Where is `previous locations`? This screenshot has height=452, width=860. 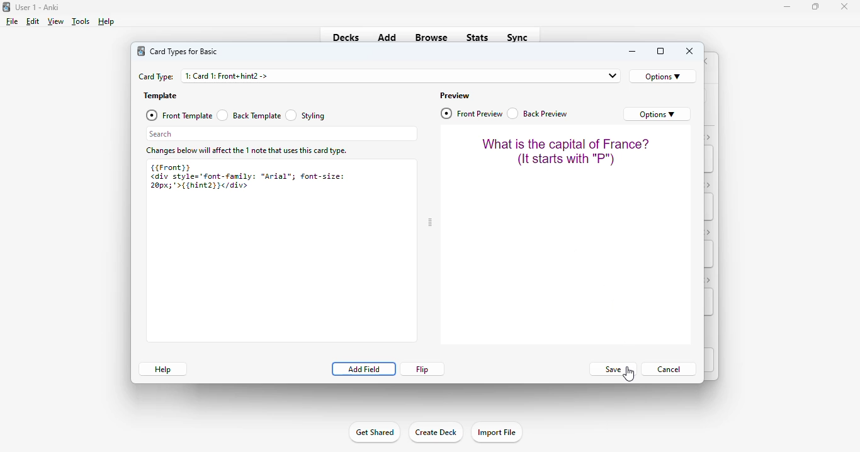 previous locations is located at coordinates (611, 76).